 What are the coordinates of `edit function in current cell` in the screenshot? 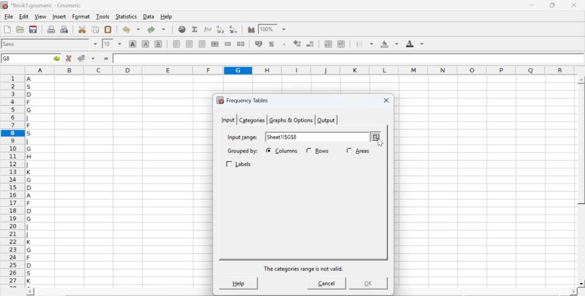 It's located at (208, 29).